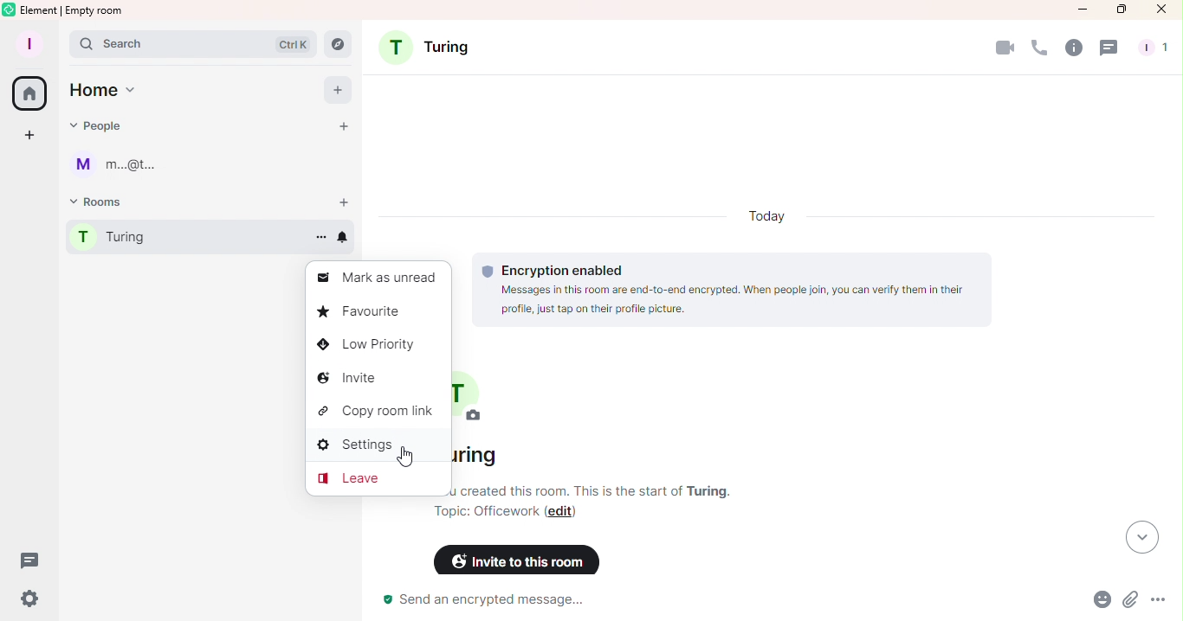 The height and width of the screenshot is (621, 1183). What do you see at coordinates (103, 201) in the screenshot?
I see `Rooms` at bounding box center [103, 201].